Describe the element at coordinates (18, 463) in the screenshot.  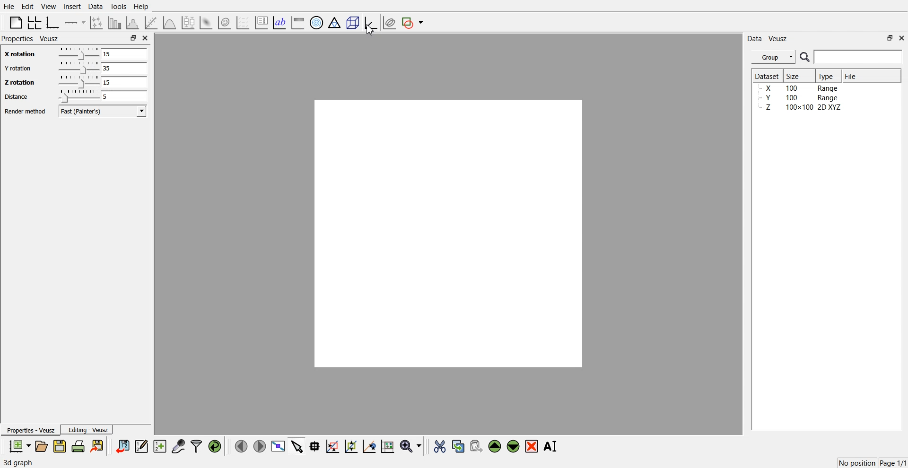
I see `3D graph` at that location.